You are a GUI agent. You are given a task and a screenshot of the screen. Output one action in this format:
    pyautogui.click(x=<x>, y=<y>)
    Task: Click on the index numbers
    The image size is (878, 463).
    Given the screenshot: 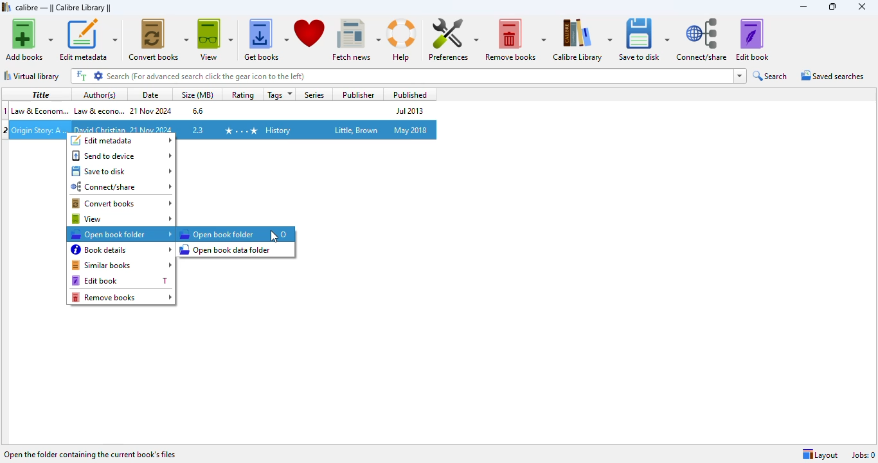 What is the action you would take?
    pyautogui.click(x=6, y=110)
    